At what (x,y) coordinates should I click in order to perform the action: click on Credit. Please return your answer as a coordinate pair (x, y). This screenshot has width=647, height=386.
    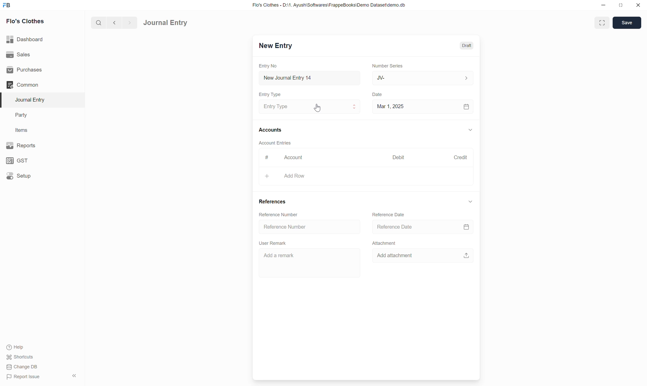
    Looking at the image, I should click on (460, 157).